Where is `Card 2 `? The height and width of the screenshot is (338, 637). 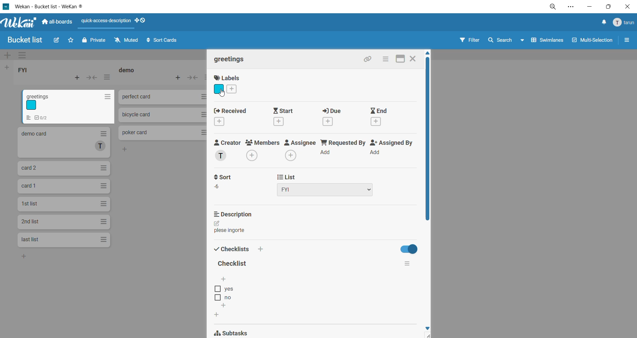 Card 2  is located at coordinates (65, 169).